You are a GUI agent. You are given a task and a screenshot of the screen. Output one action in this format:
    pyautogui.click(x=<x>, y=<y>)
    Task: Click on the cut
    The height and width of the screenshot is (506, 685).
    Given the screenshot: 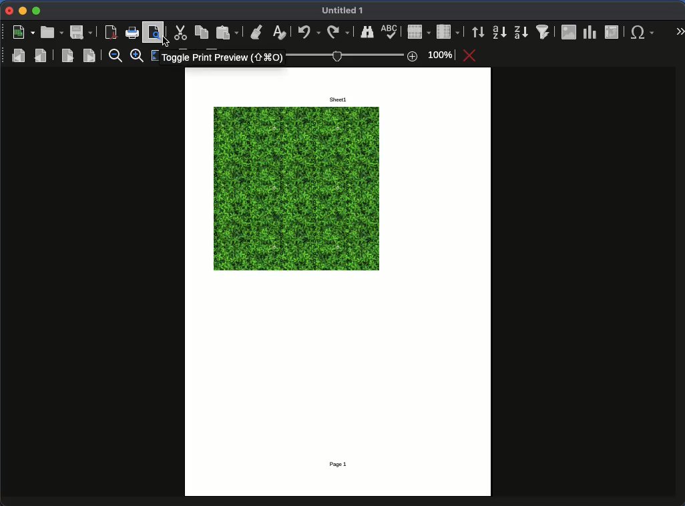 What is the action you would take?
    pyautogui.click(x=180, y=33)
    